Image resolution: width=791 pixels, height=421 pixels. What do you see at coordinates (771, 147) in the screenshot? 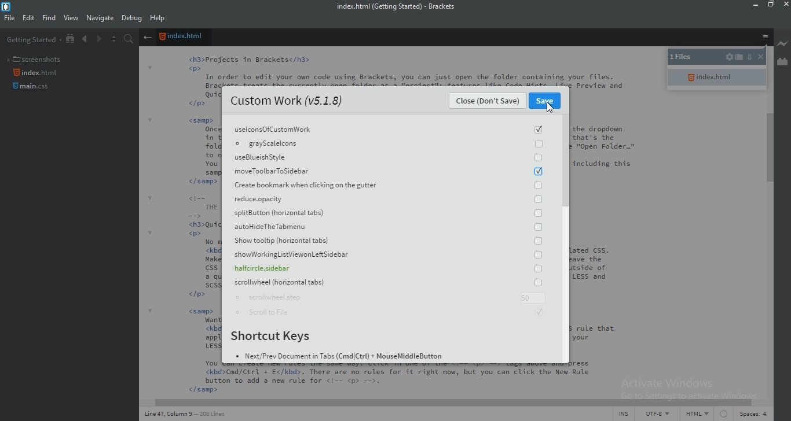
I see `scroll bar` at bounding box center [771, 147].